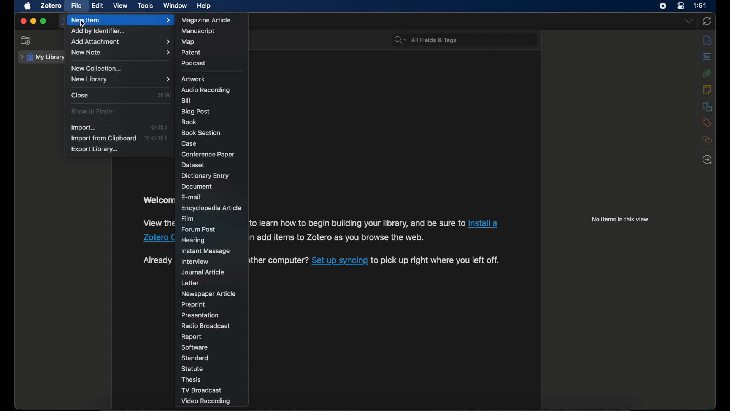 The image size is (730, 411). What do you see at coordinates (205, 176) in the screenshot?
I see `dictionary entry` at bounding box center [205, 176].